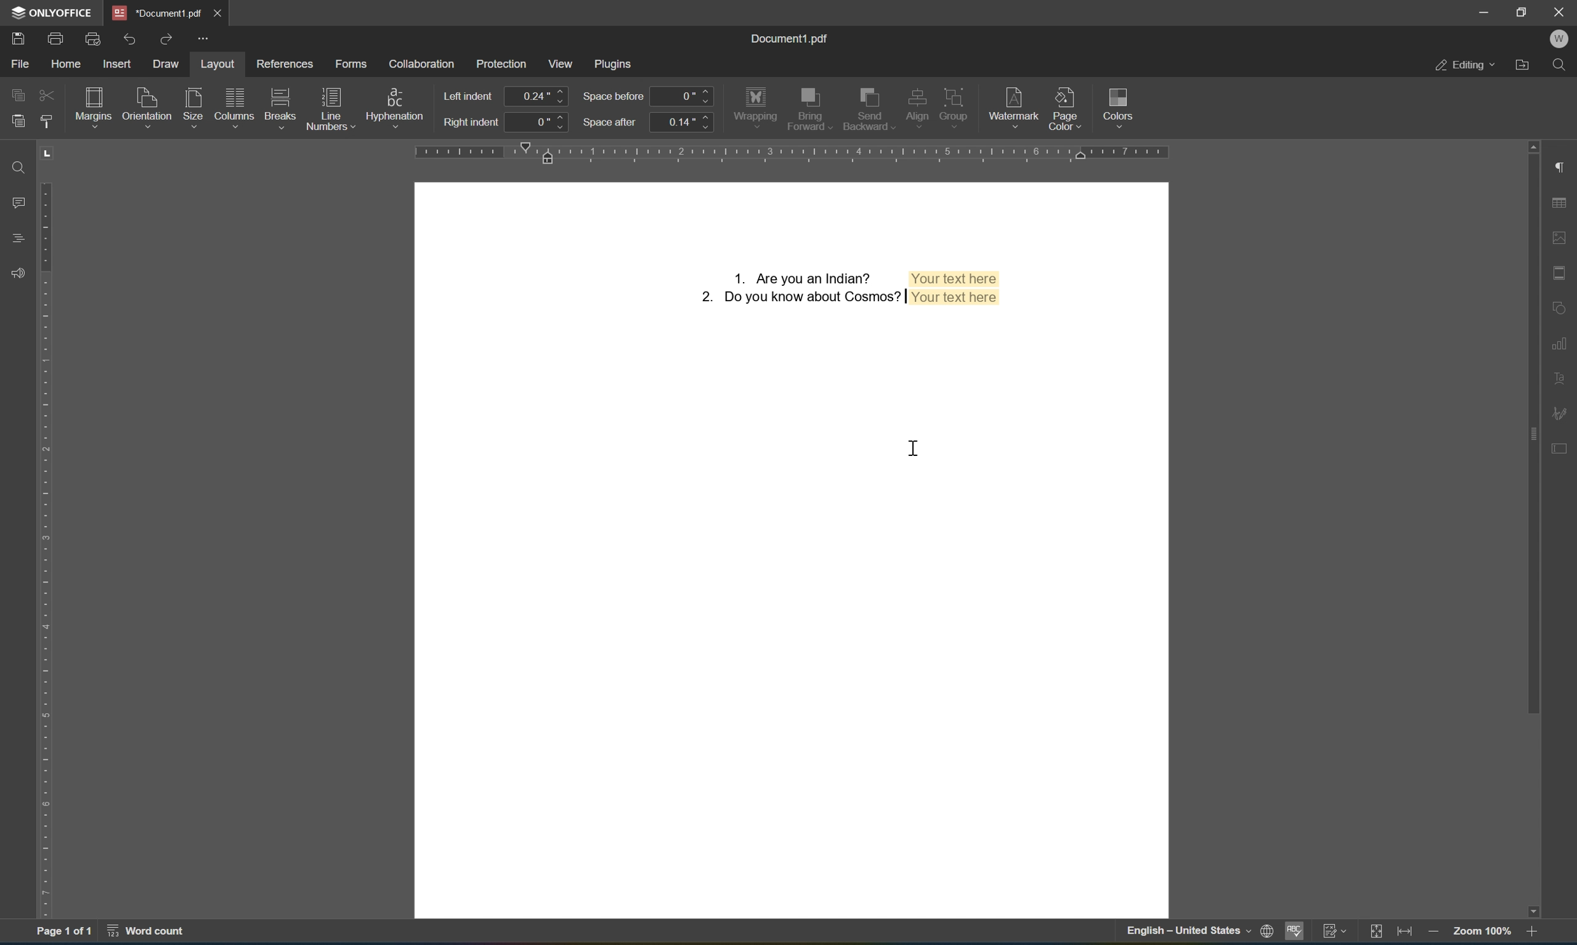 This screenshot has height=945, width=1577. Describe the element at coordinates (20, 202) in the screenshot. I see `comments` at that location.